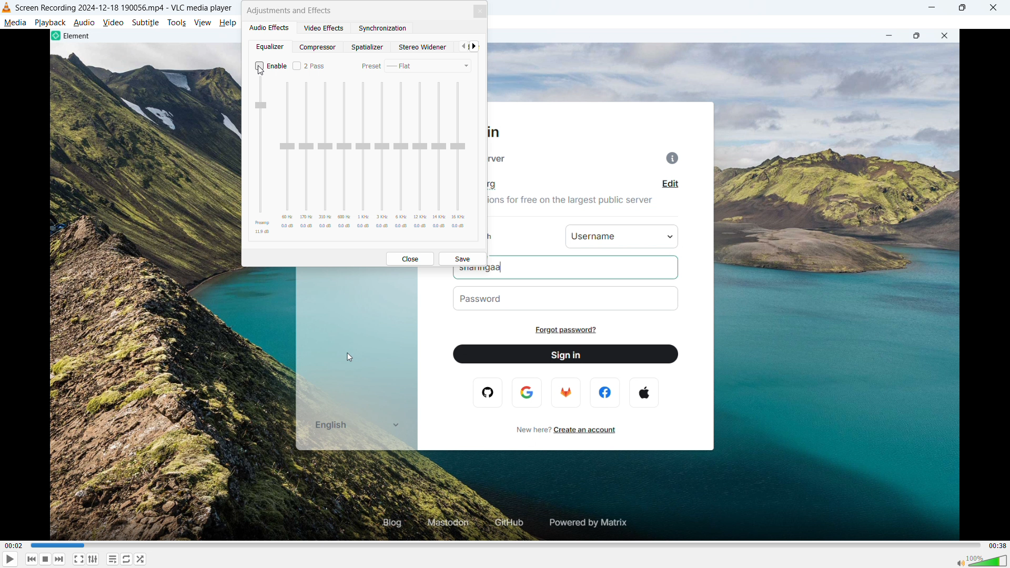  I want to click on Adjust 12 kilohertz , so click(420, 156).